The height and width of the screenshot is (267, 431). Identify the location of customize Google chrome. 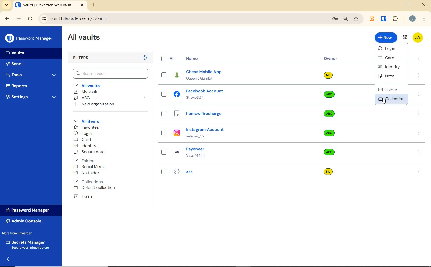
(424, 19).